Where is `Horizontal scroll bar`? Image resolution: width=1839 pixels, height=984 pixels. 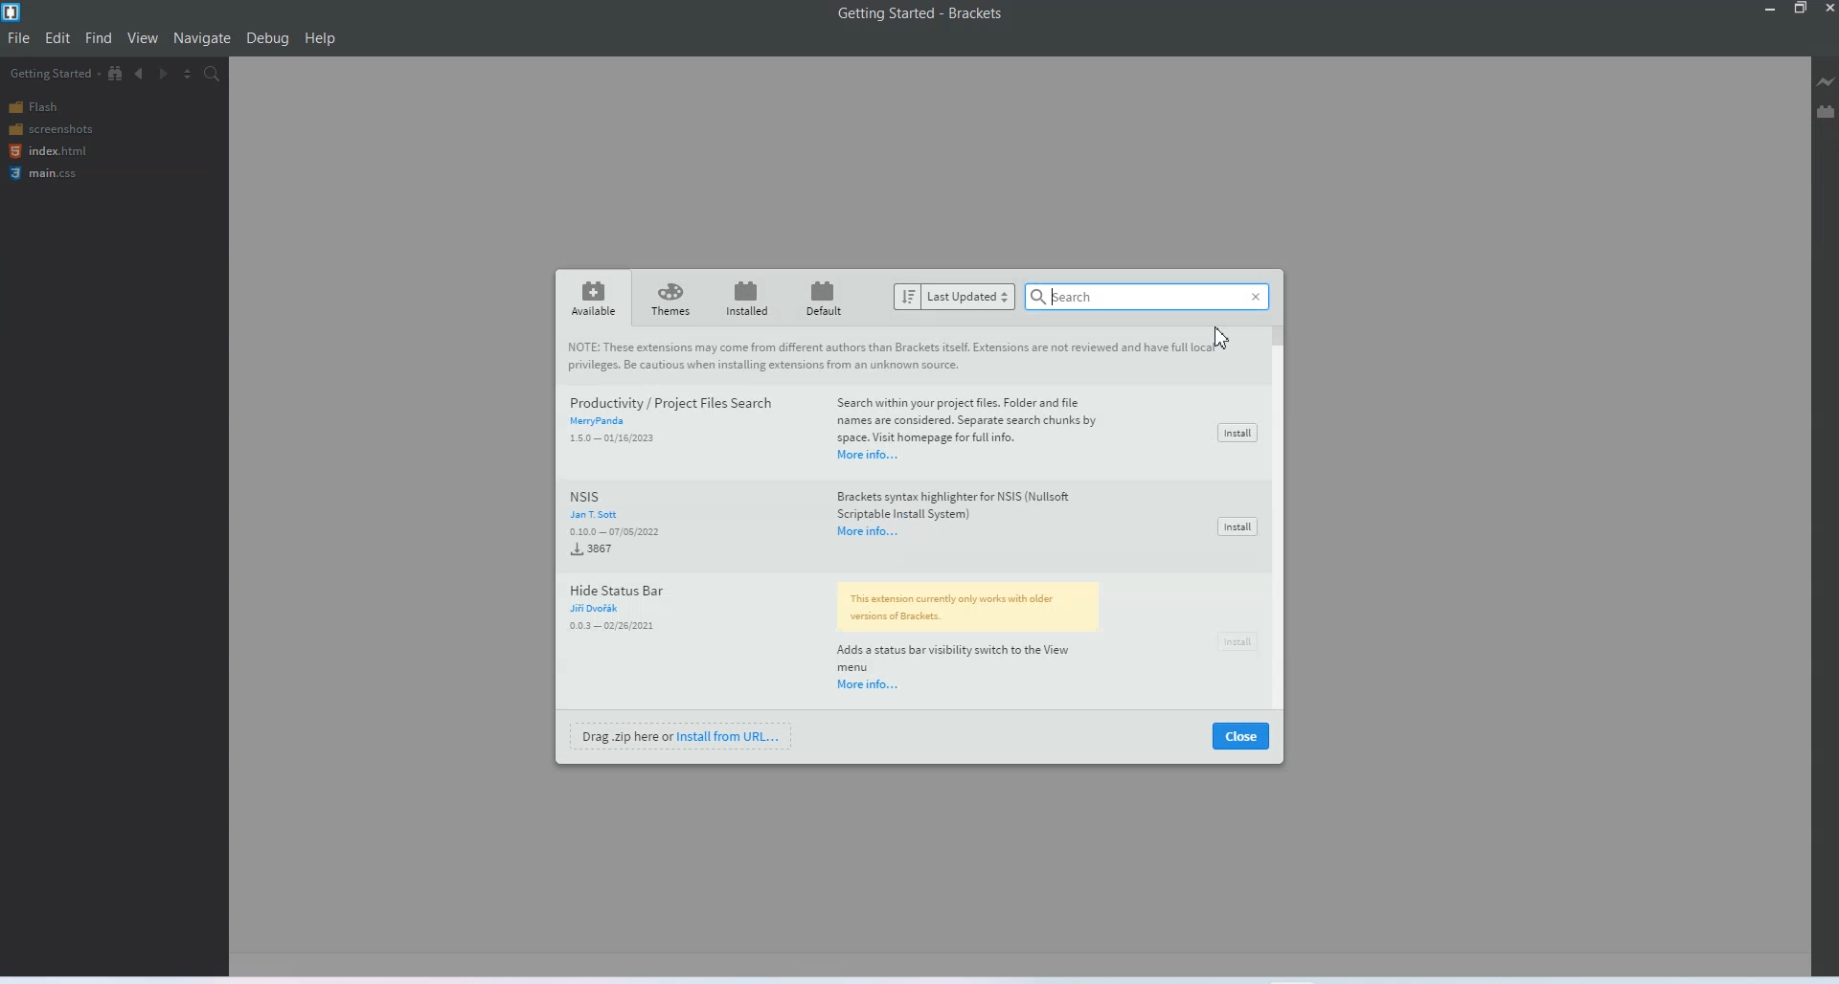 Horizontal scroll bar is located at coordinates (1283, 515).